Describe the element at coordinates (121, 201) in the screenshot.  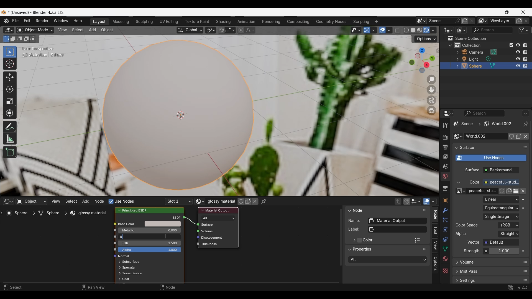
I see `Nodes to render material` at that location.